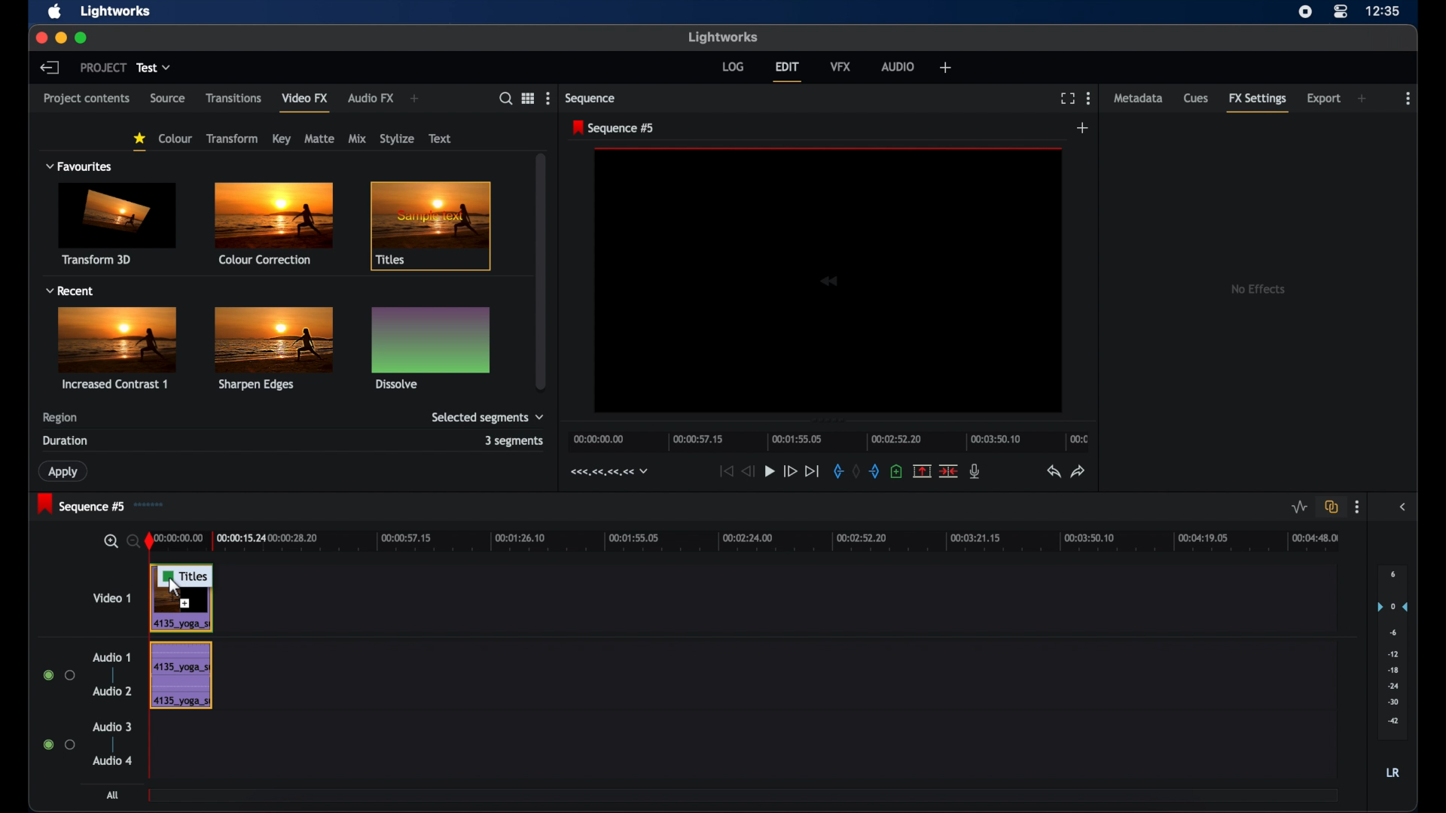 Image resolution: width=1446 pixels, height=813 pixels. Describe the element at coordinates (548, 97) in the screenshot. I see `more options` at that location.